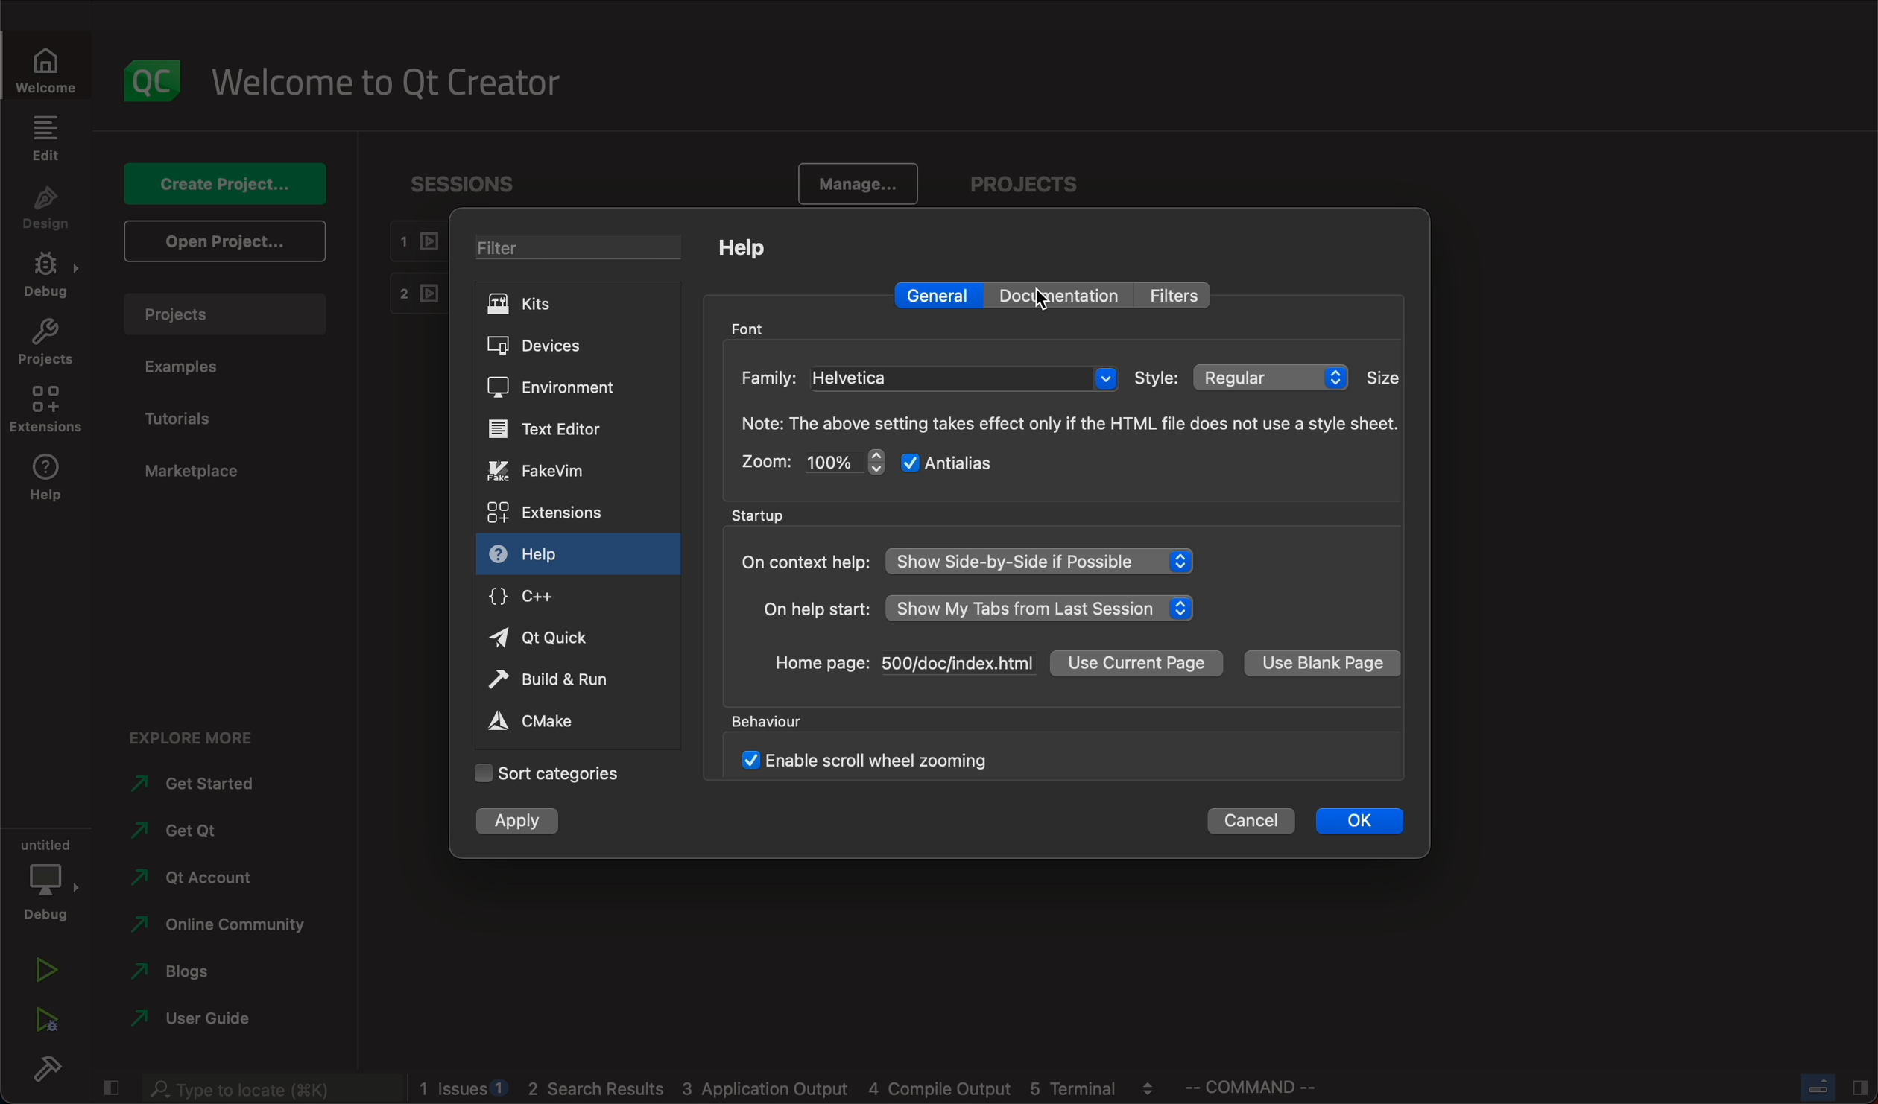 The height and width of the screenshot is (1104, 1878). I want to click on environment, so click(566, 387).